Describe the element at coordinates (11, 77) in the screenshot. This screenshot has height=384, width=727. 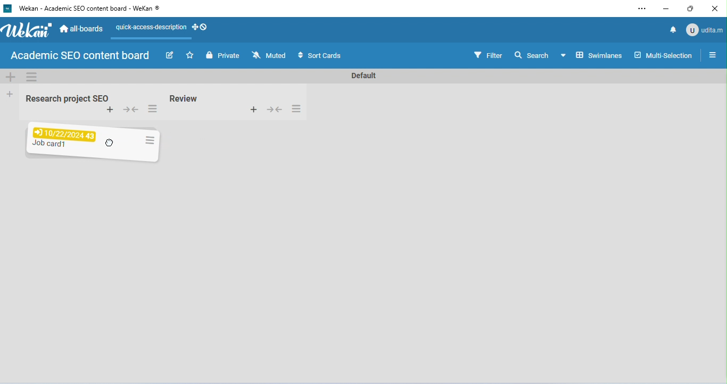
I see `add swimelane` at that location.